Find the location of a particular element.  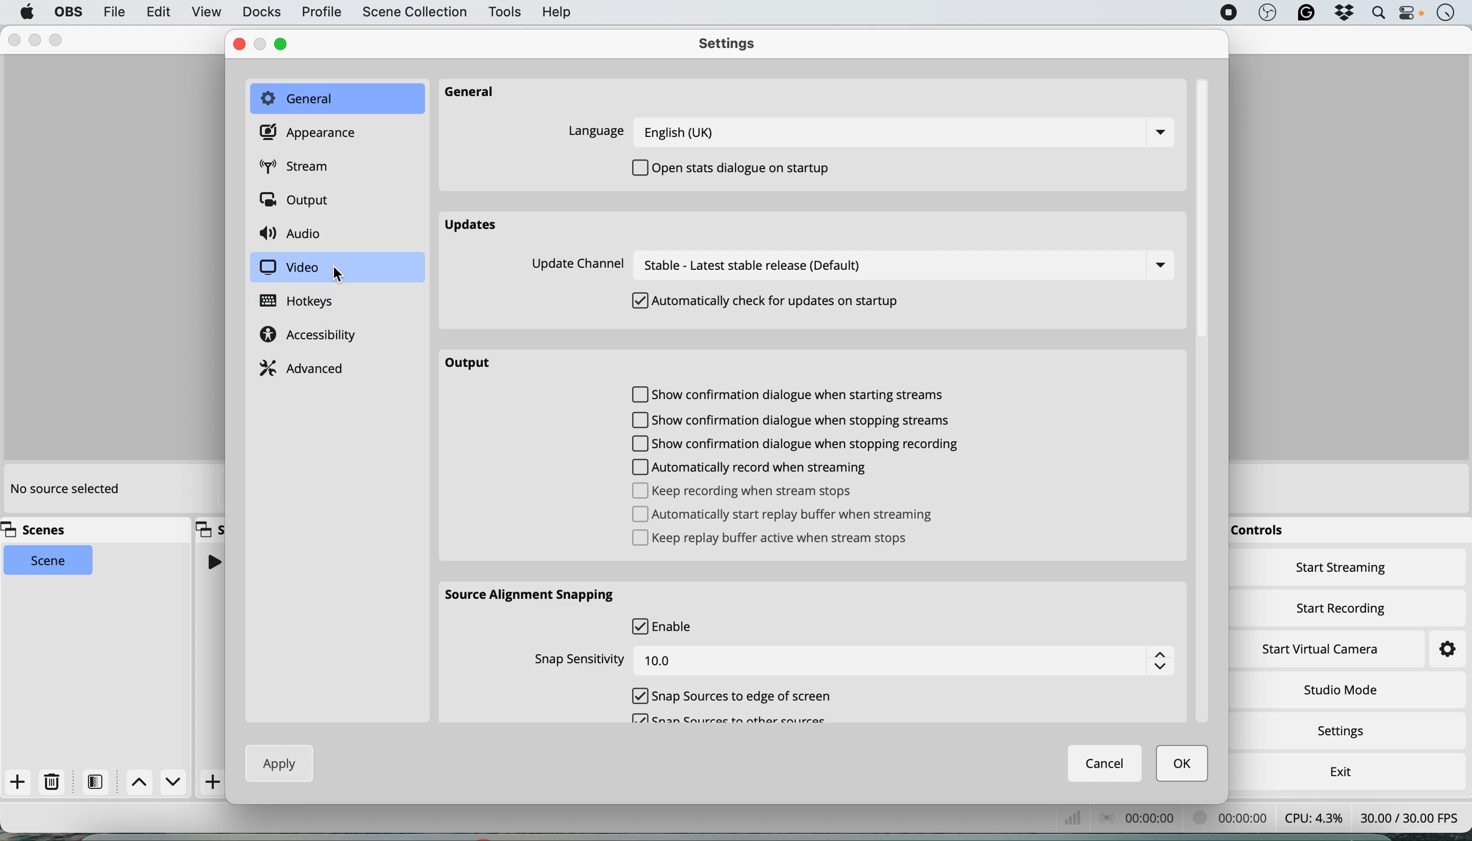

settings is located at coordinates (1345, 732).